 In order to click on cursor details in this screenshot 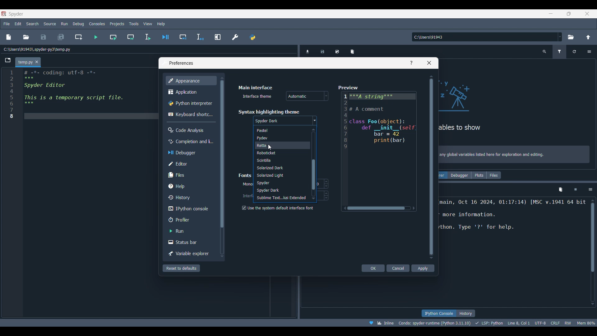, I will do `click(518, 322)`.